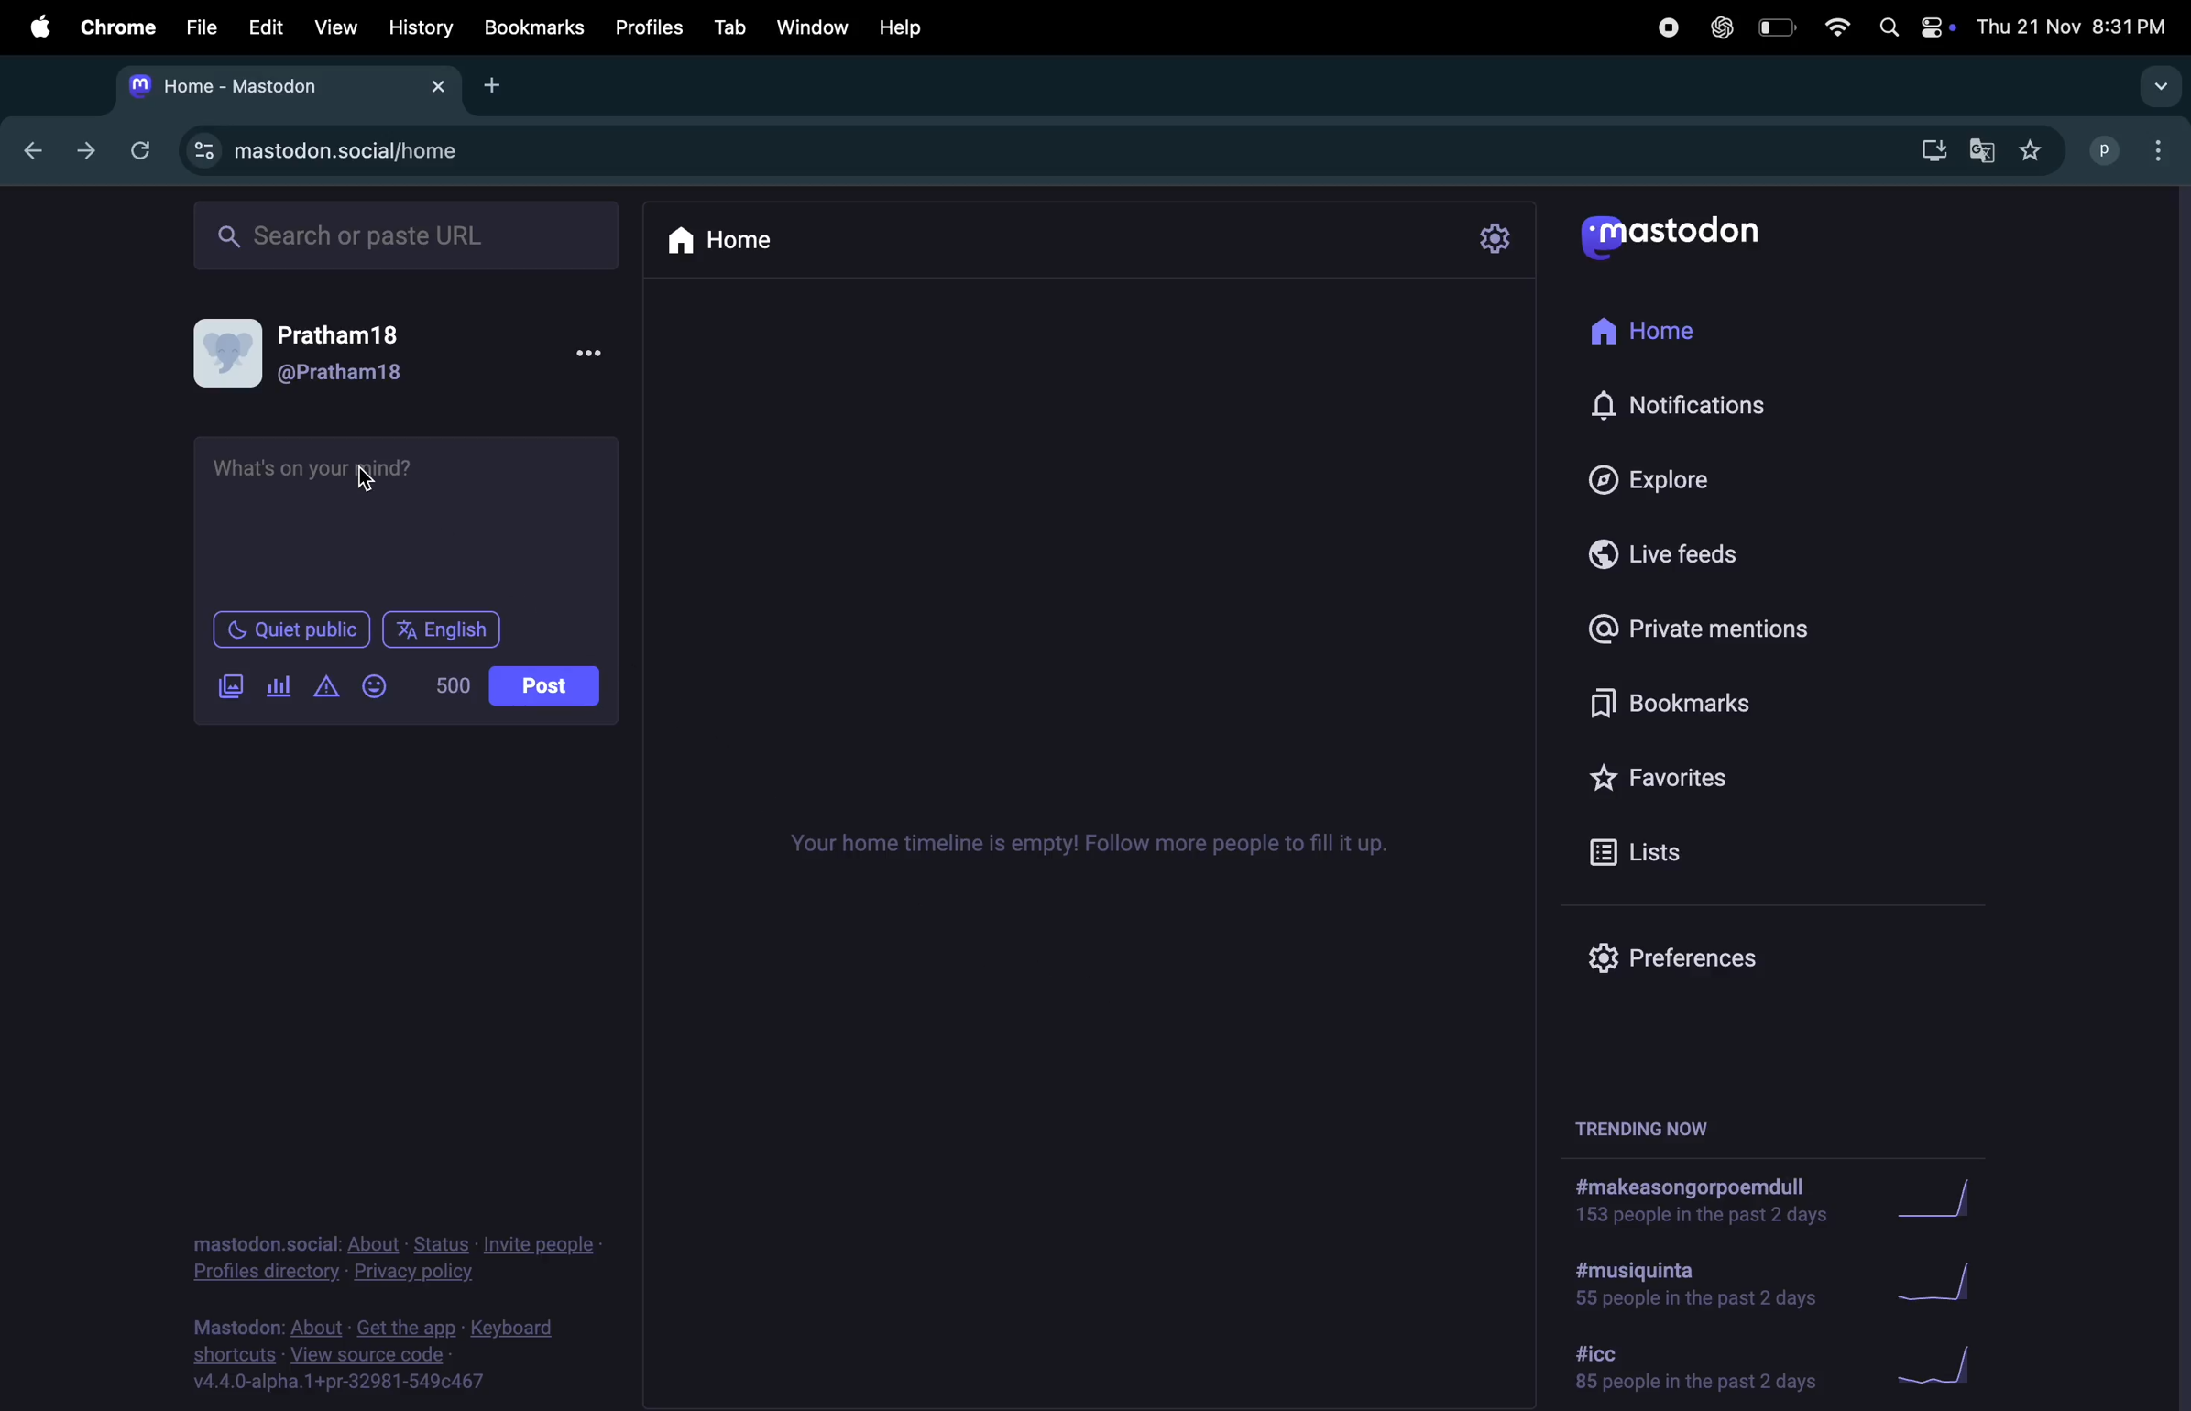  Describe the element at coordinates (403, 518) in the screenshot. I see `textbox` at that location.